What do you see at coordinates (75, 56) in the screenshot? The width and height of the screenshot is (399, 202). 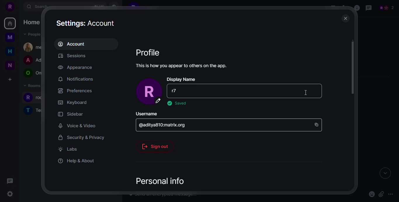 I see `sessions` at bounding box center [75, 56].